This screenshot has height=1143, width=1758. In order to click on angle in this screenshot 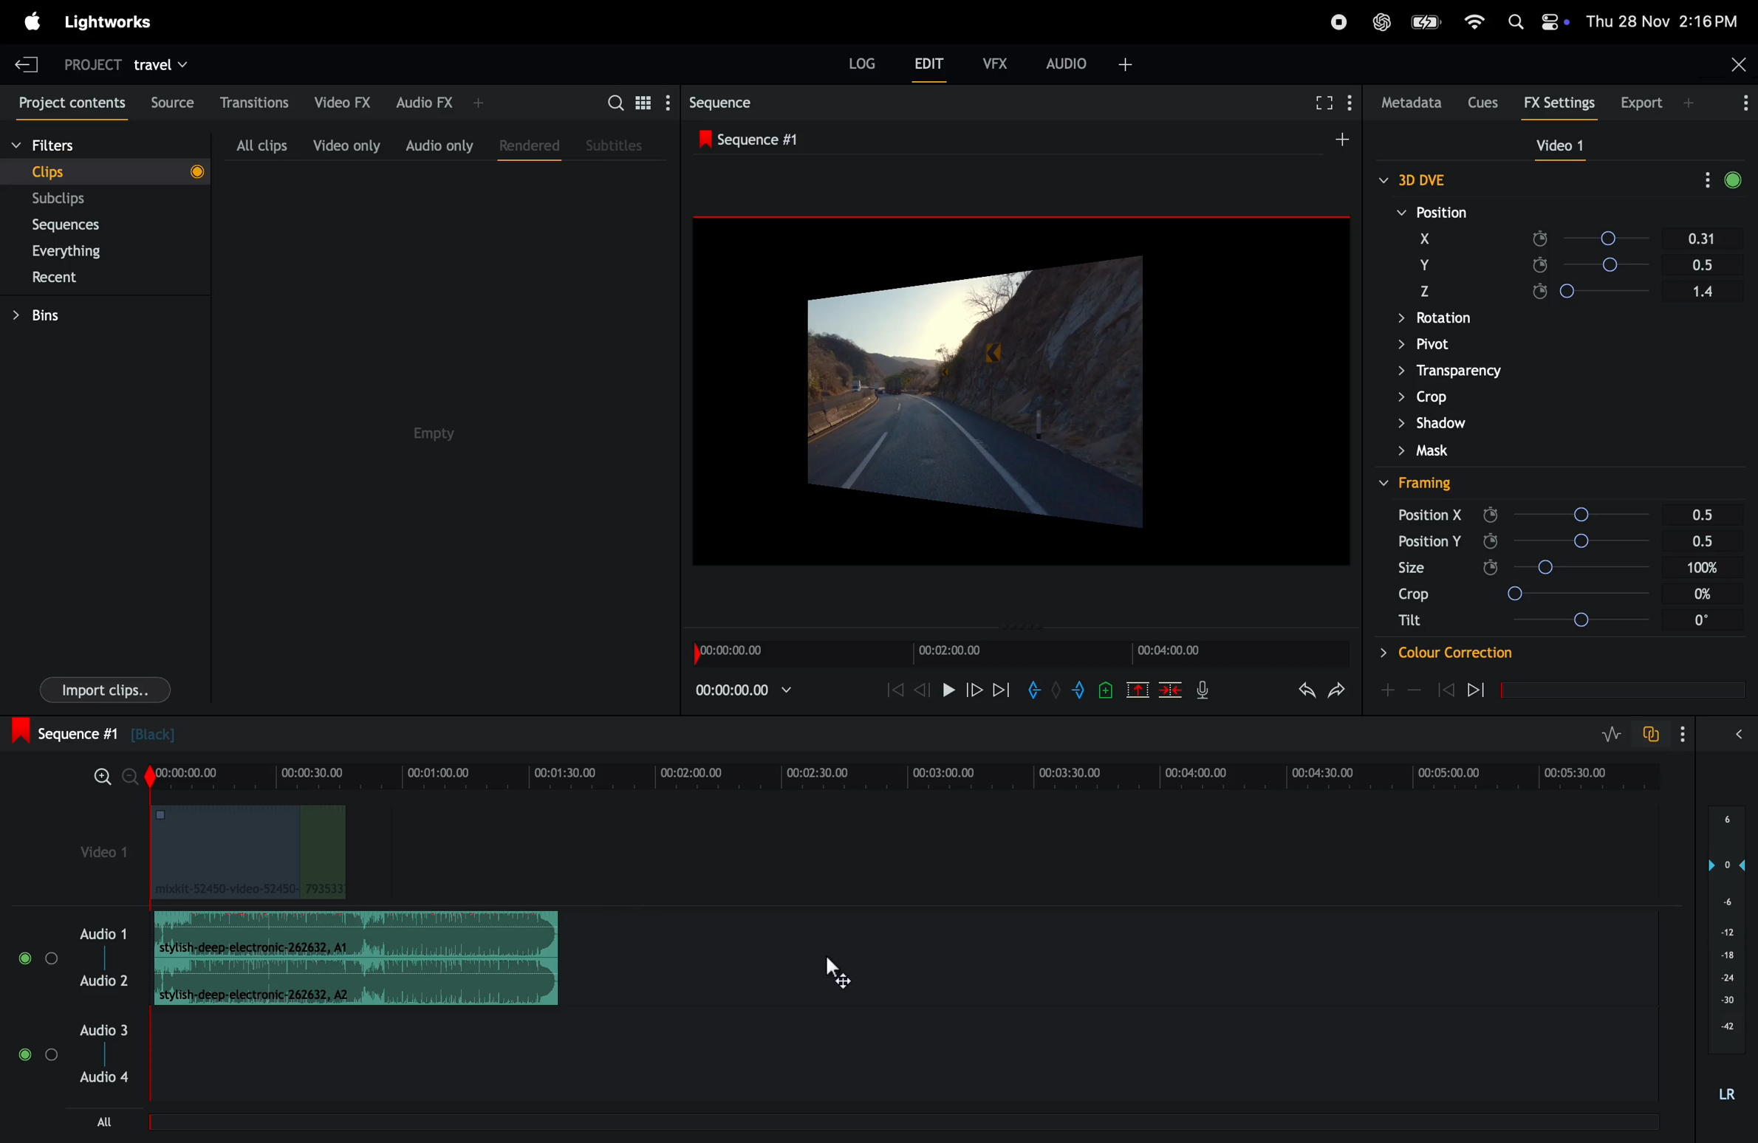, I will do `click(1598, 212)`.